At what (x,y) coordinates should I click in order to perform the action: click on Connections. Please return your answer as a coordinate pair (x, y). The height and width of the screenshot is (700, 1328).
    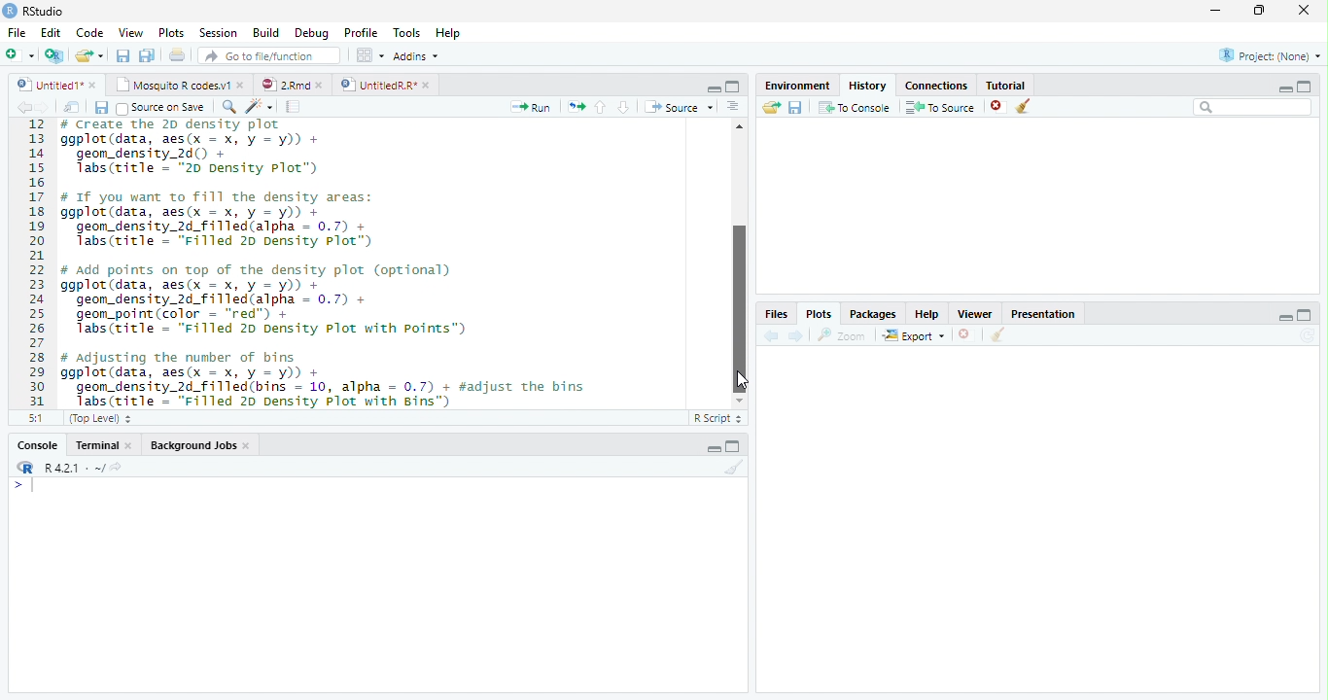
    Looking at the image, I should click on (937, 87).